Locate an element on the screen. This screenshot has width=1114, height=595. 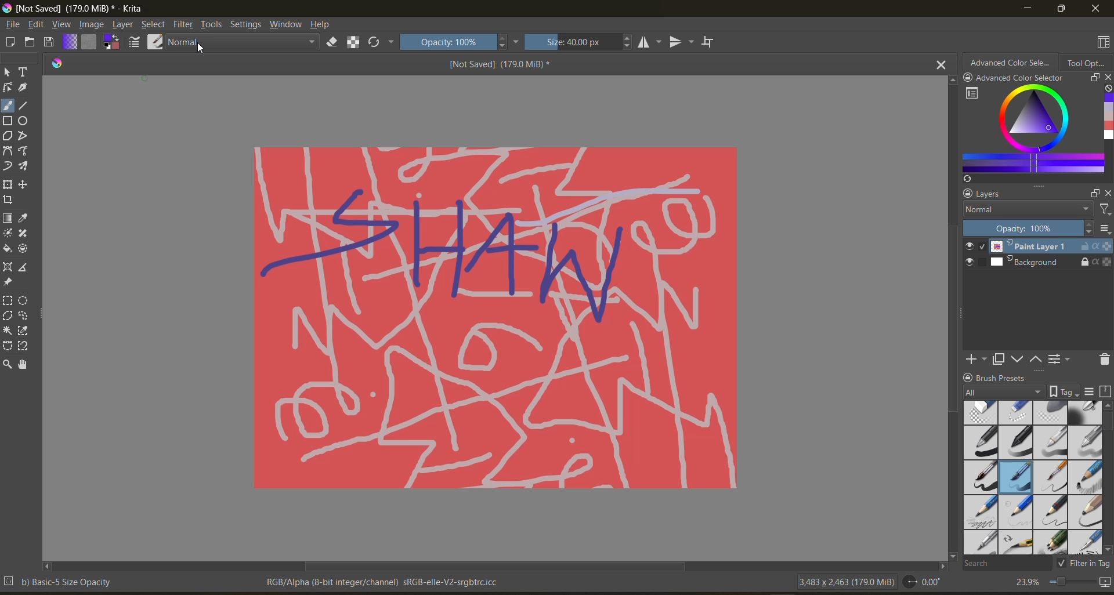
Measure the distance tool is located at coordinates (24, 266).